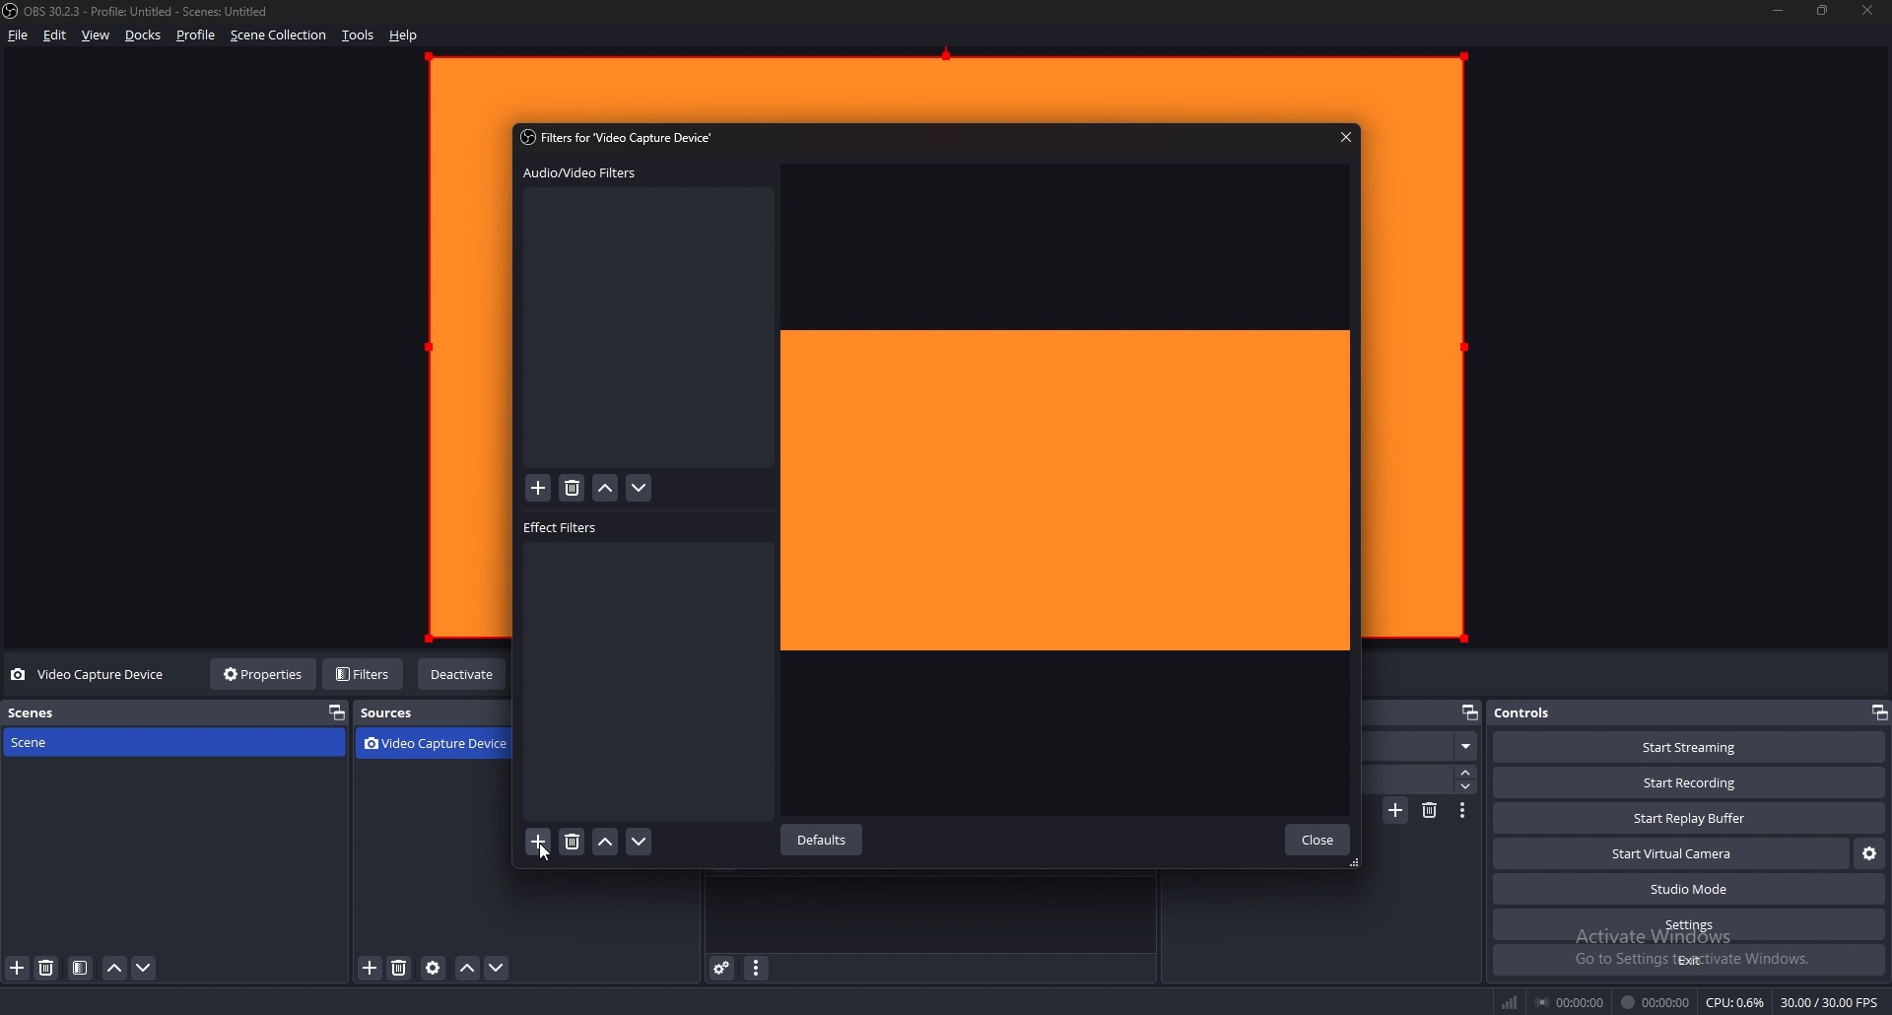 The width and height of the screenshot is (1892, 1015). Describe the element at coordinates (1469, 714) in the screenshot. I see `popout` at that location.